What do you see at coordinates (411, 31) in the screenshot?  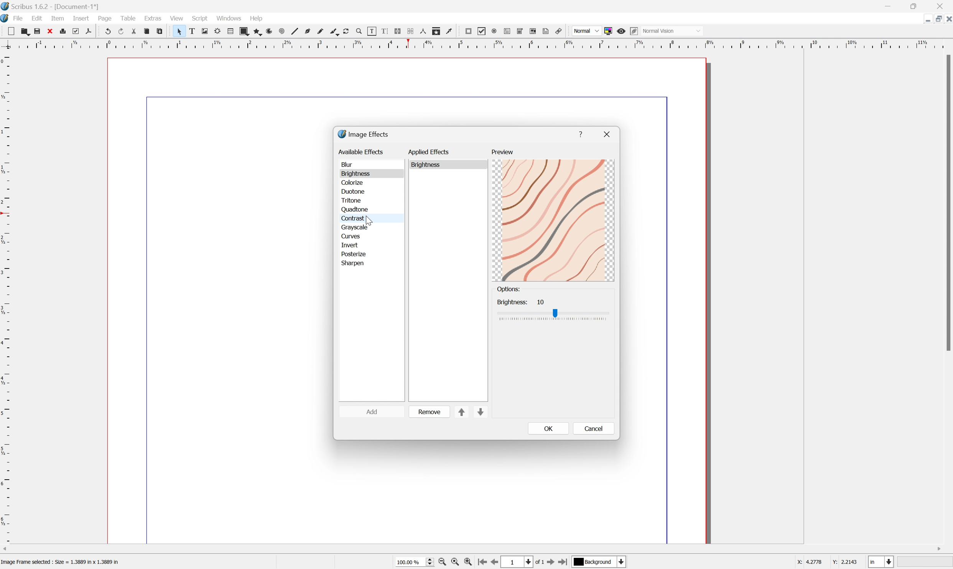 I see `Unlink text frames` at bounding box center [411, 31].